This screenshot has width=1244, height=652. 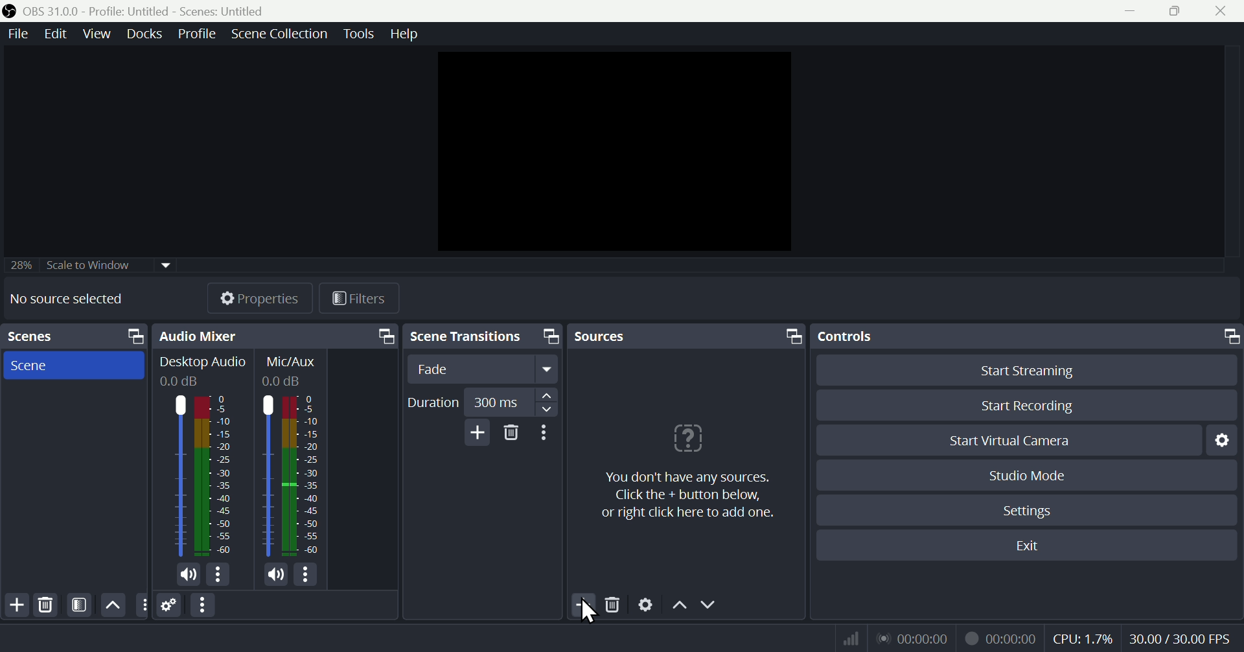 I want to click on Scene transitions, so click(x=480, y=338).